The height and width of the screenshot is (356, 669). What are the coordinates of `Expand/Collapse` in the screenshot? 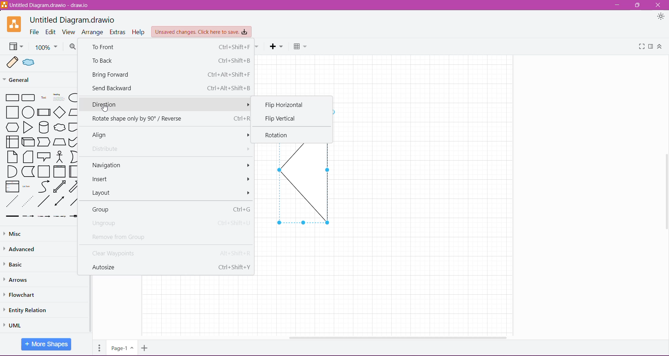 It's located at (661, 47).